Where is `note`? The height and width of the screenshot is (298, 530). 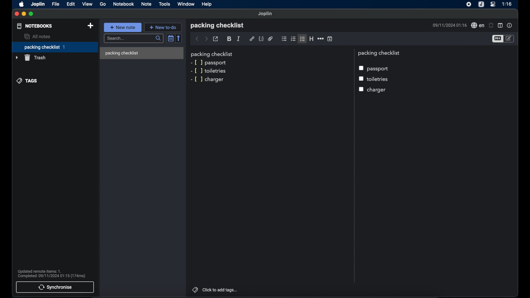 note is located at coordinates (147, 4).